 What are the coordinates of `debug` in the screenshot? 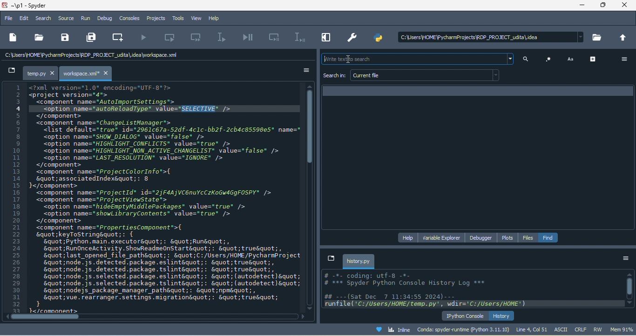 It's located at (105, 18).